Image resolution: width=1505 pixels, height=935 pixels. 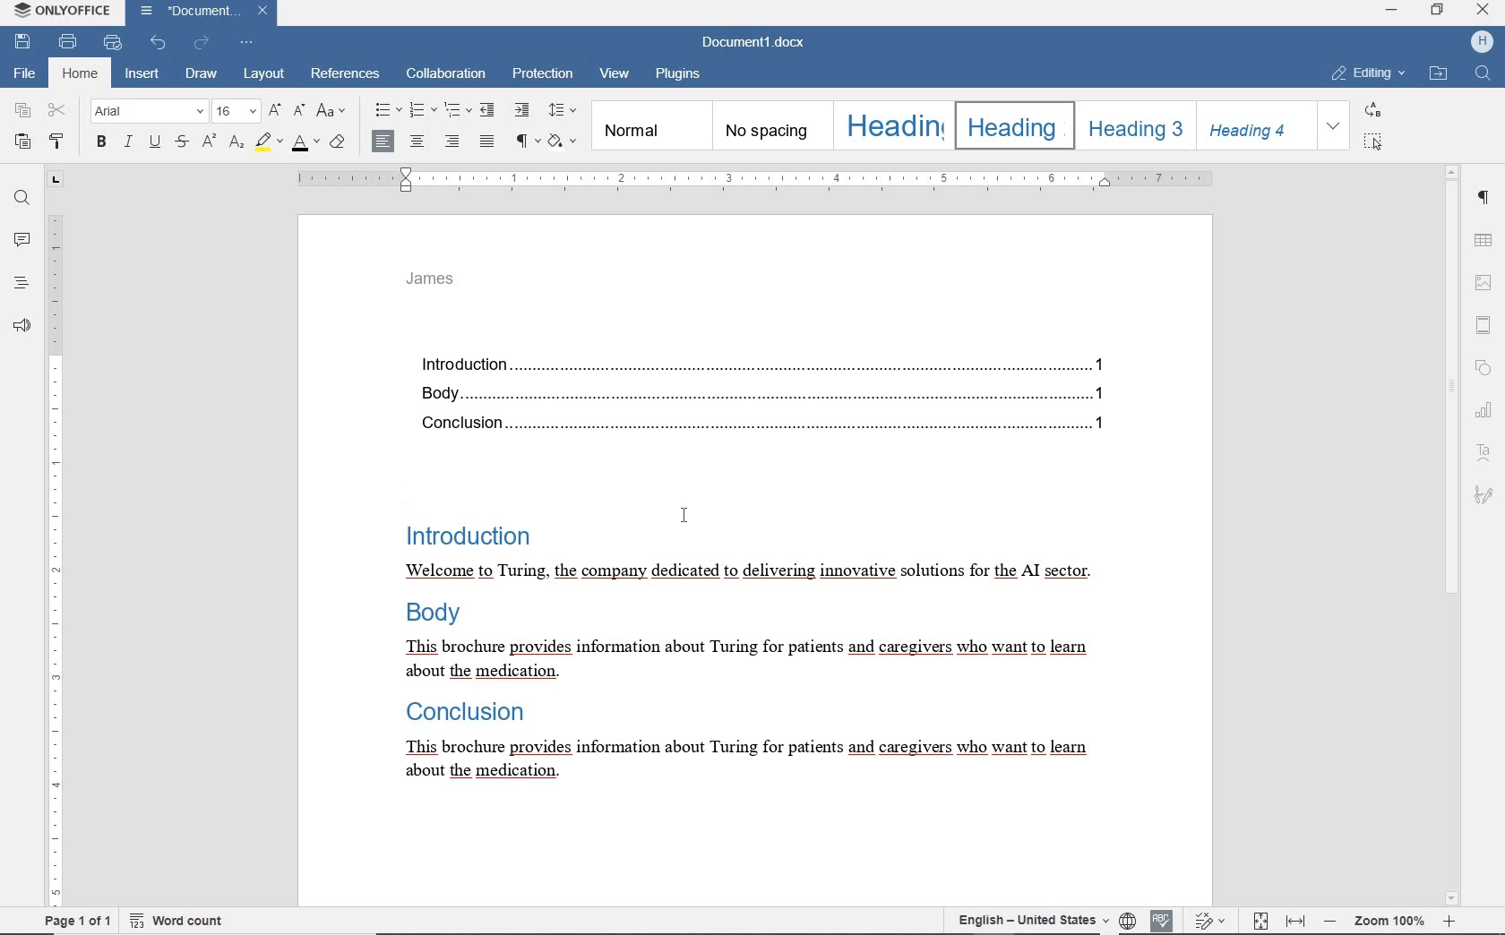 I want to click on copy style, so click(x=61, y=143).